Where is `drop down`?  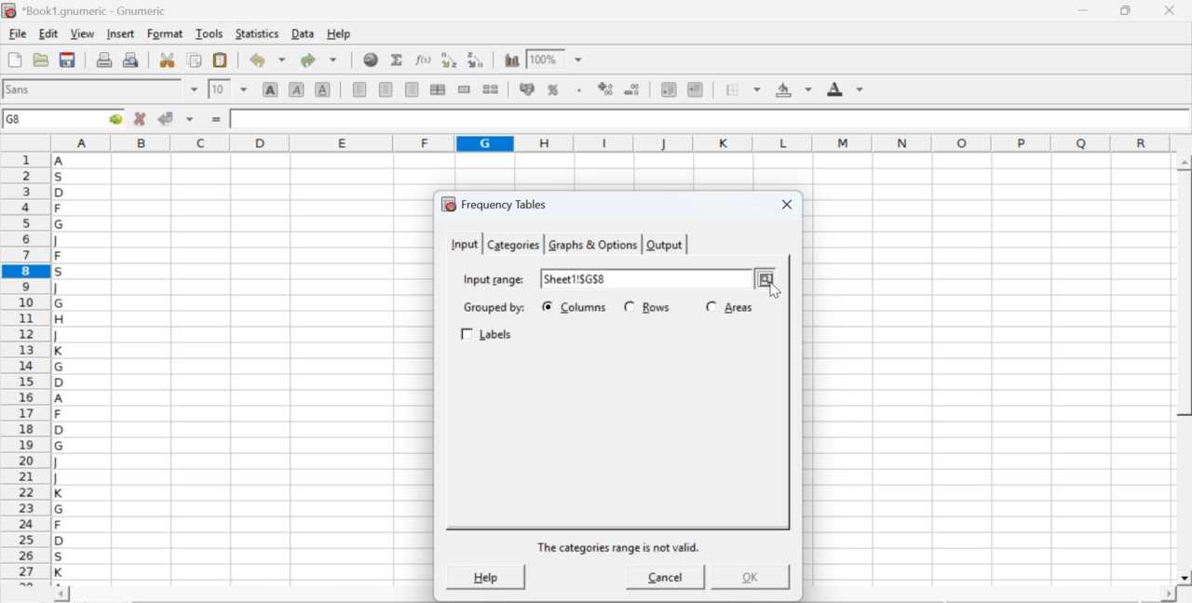
drop down is located at coordinates (196, 89).